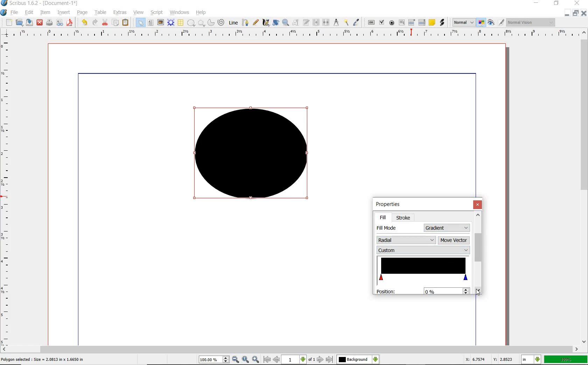  I want to click on custom, so click(423, 250).